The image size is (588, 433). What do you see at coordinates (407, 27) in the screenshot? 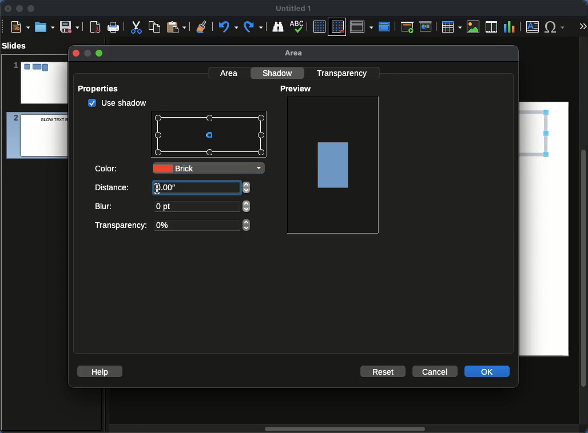
I see `First slide` at bounding box center [407, 27].